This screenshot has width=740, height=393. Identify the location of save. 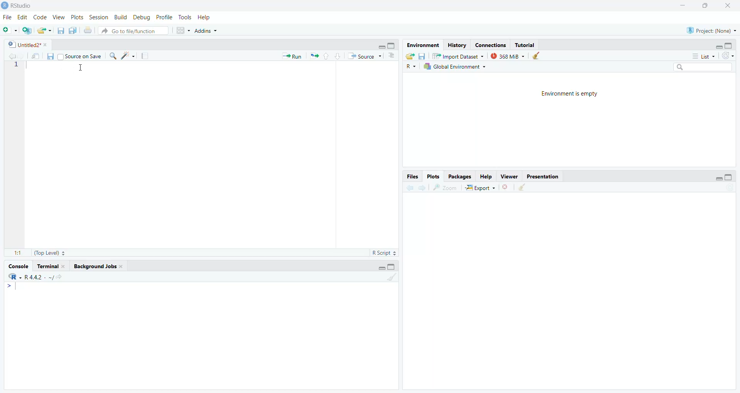
(424, 56).